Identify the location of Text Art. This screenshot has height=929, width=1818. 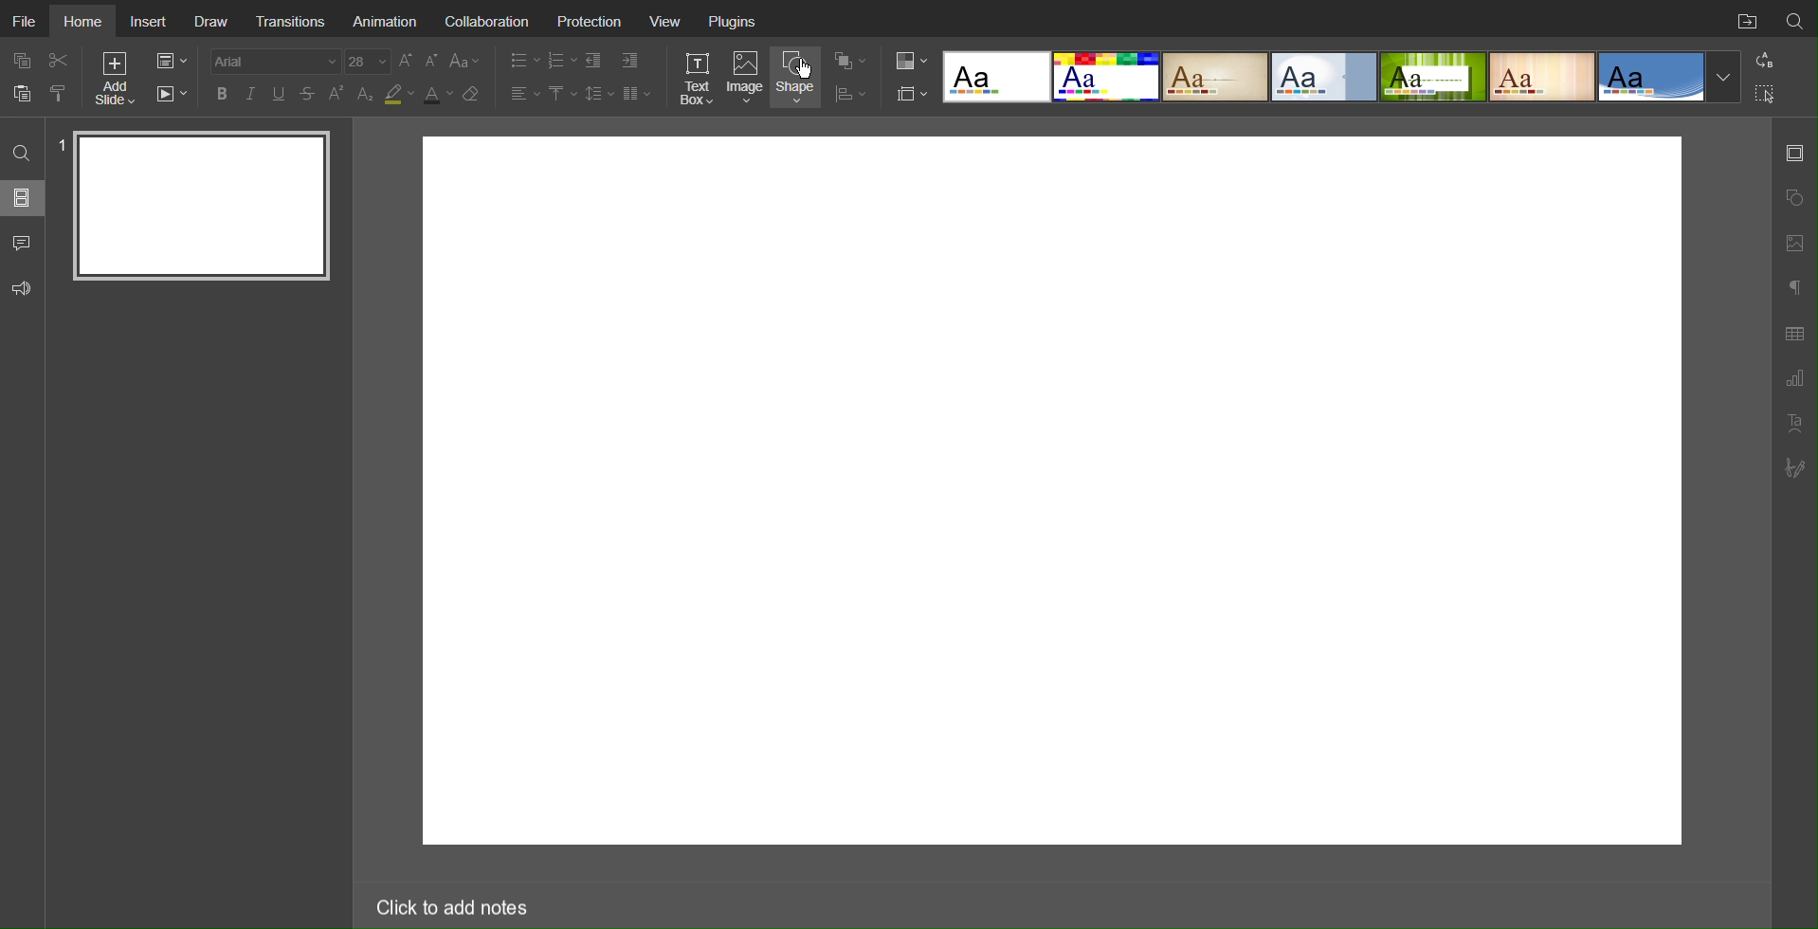
(1794, 423).